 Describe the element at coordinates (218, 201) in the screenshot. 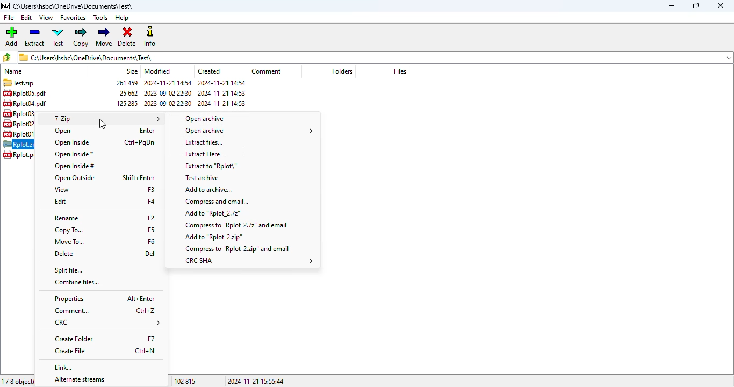

I see `compress and email` at that location.